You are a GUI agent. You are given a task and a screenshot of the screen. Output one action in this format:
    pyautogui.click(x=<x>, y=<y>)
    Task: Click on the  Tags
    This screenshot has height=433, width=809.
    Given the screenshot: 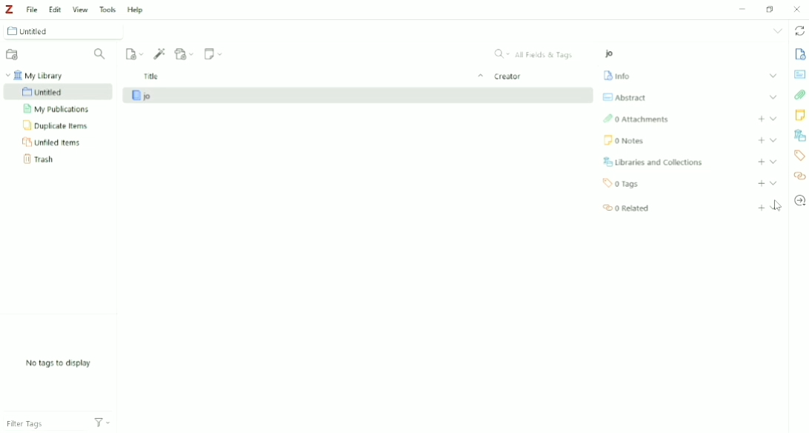 What is the action you would take?
    pyautogui.click(x=800, y=156)
    